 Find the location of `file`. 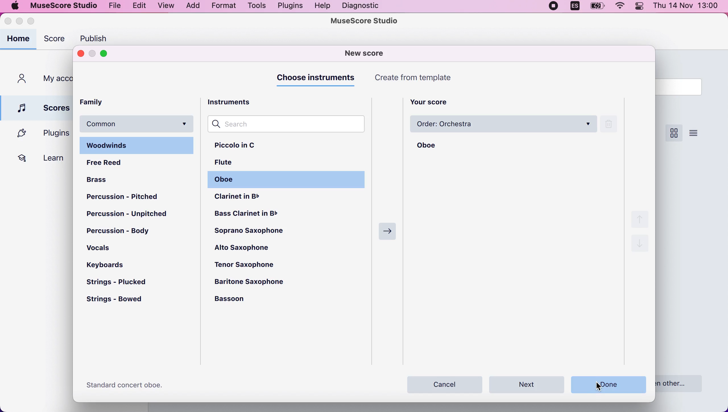

file is located at coordinates (114, 6).